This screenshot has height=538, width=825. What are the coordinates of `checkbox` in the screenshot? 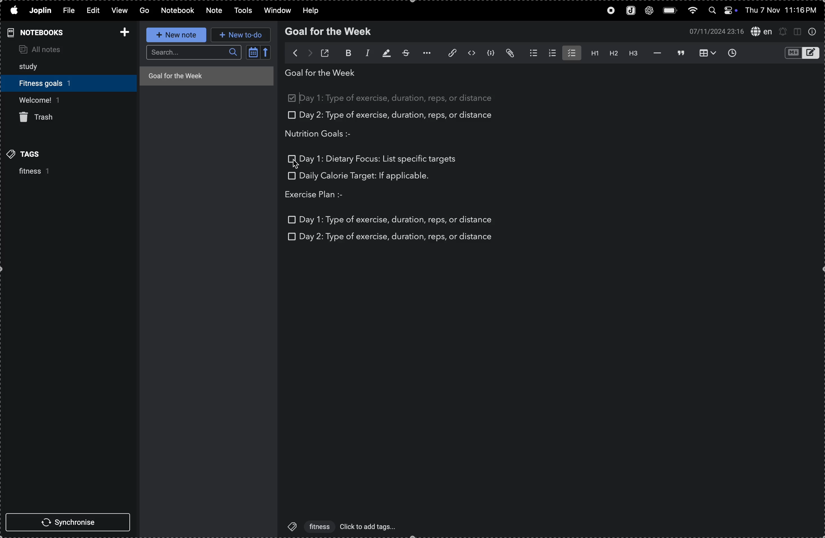 It's located at (292, 159).